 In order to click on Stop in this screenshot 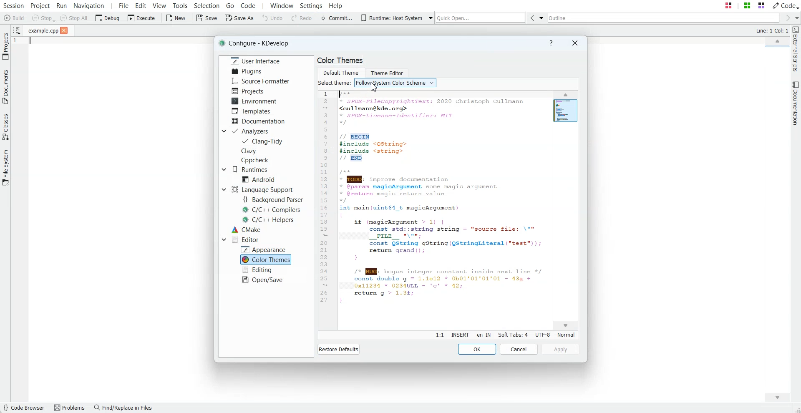, I will do `click(43, 18)`.